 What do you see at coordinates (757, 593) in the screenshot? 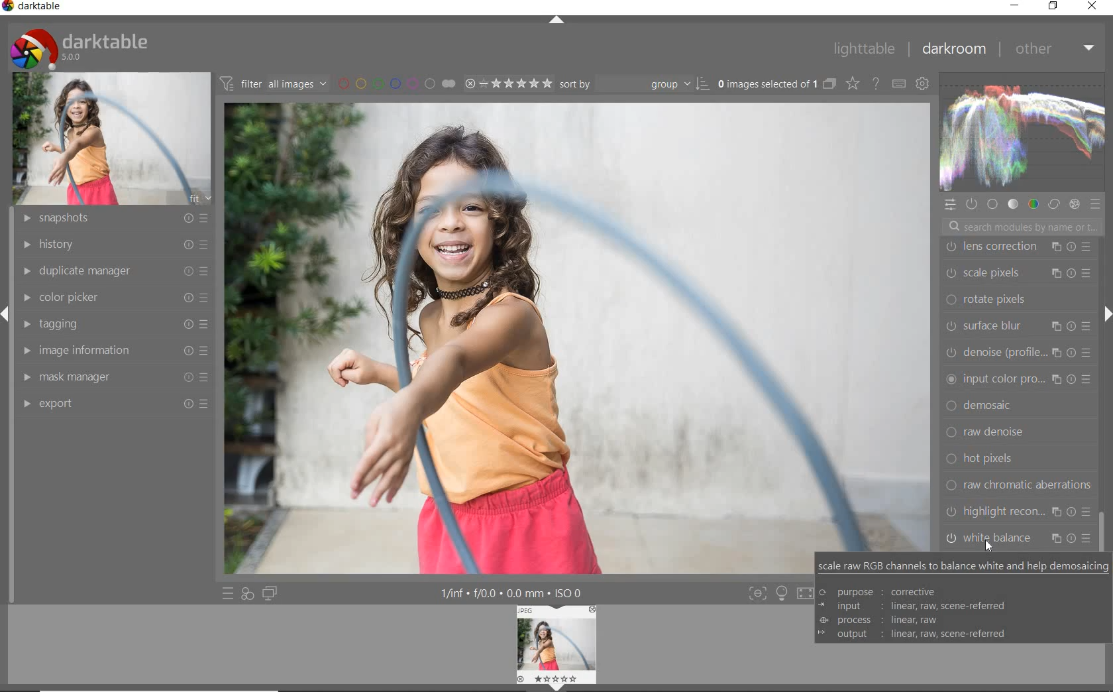
I see `toggle mode` at bounding box center [757, 593].